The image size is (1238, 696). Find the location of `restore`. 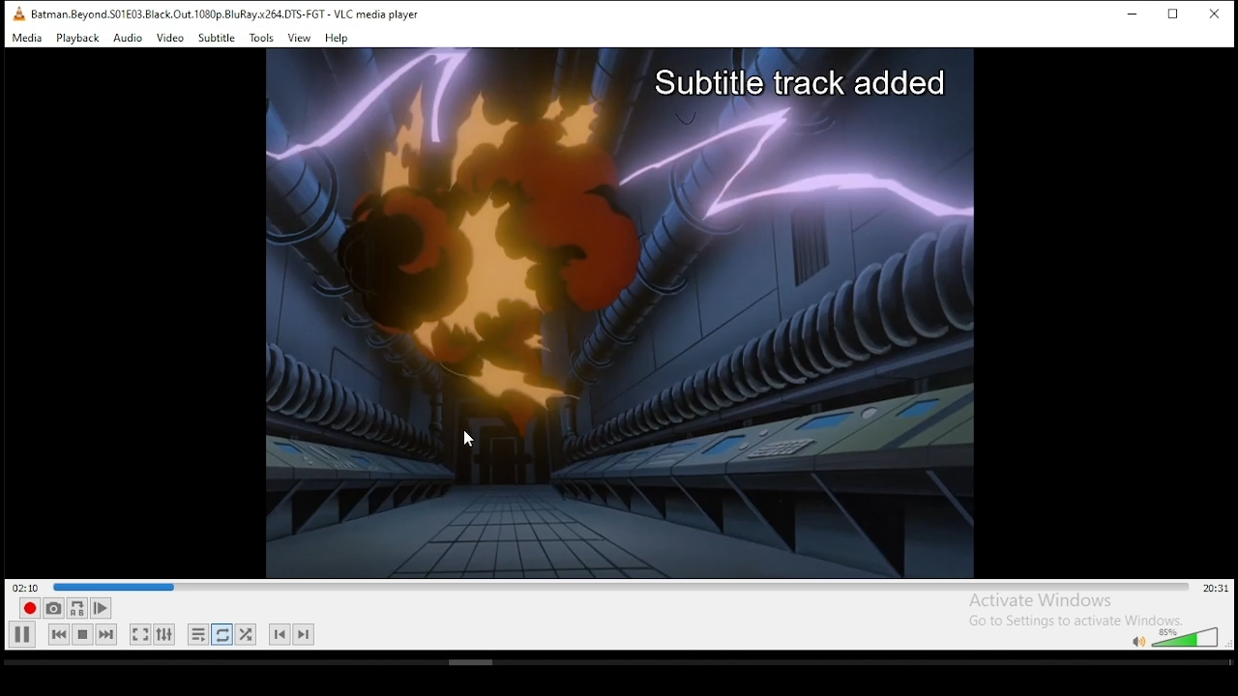

restore is located at coordinates (1175, 14).